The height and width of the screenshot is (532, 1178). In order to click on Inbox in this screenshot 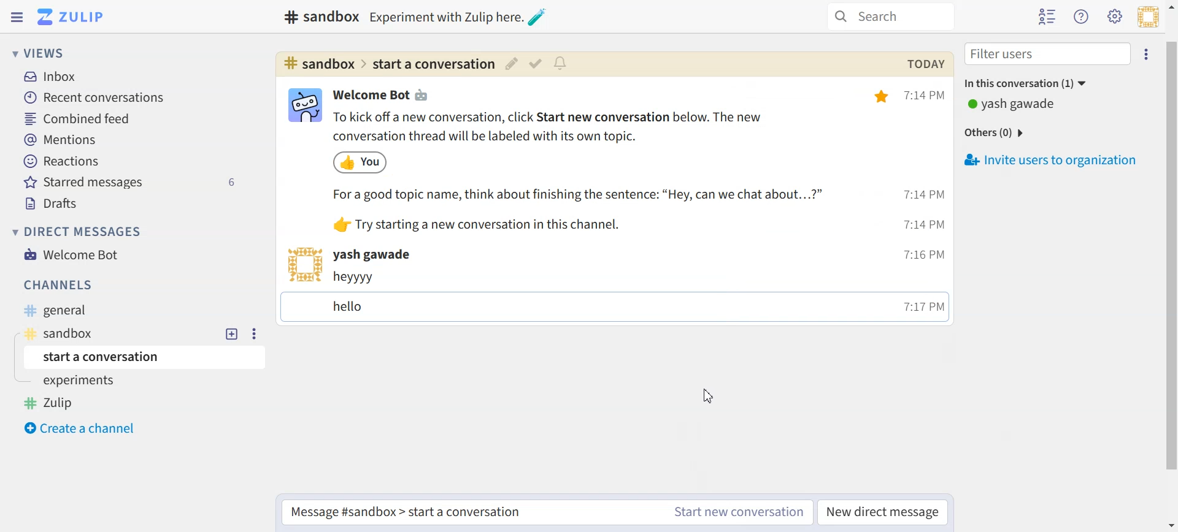, I will do `click(51, 77)`.